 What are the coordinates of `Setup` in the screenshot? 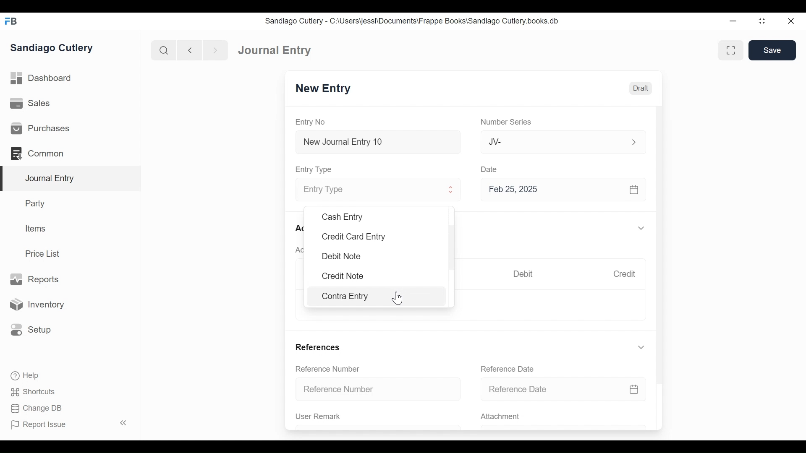 It's located at (31, 329).